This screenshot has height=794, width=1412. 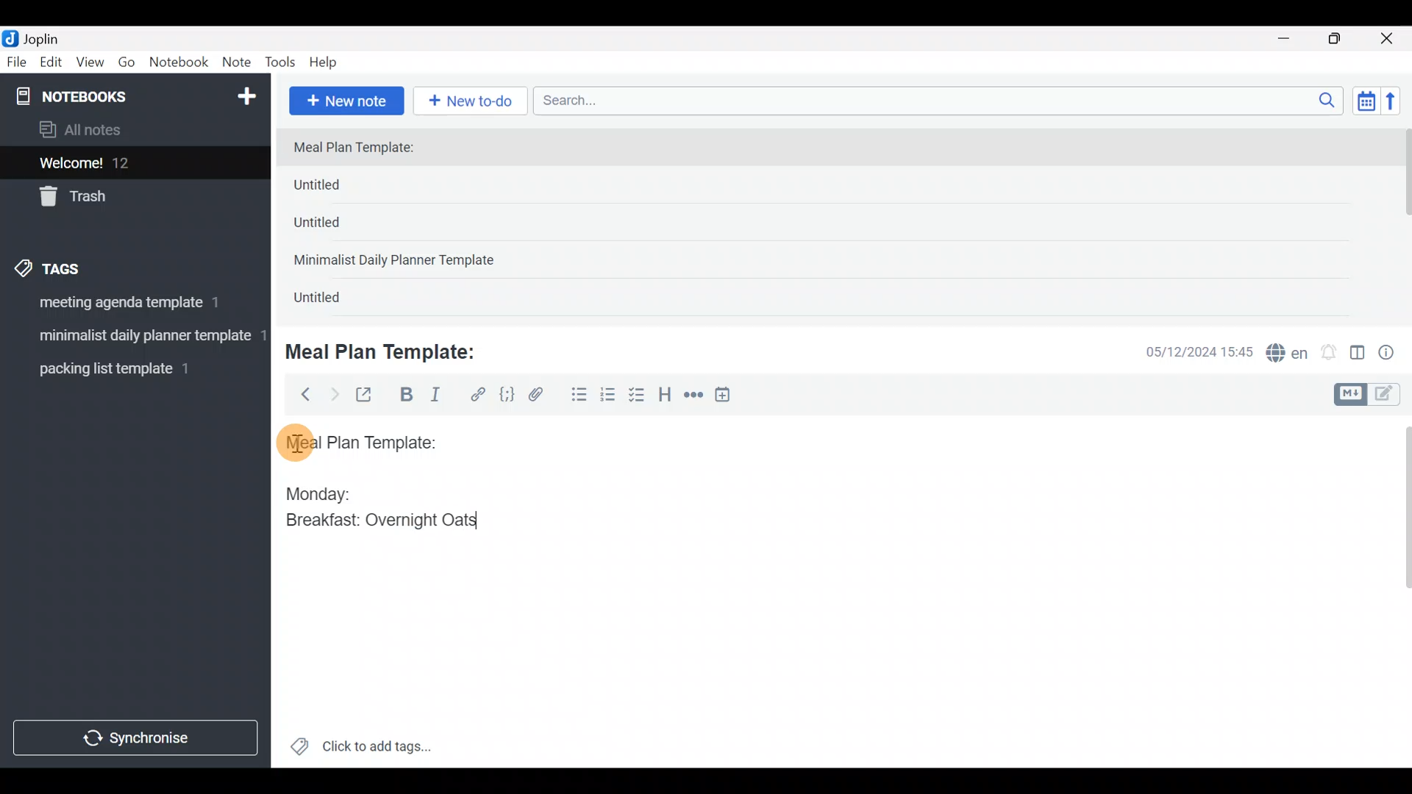 What do you see at coordinates (82, 266) in the screenshot?
I see `Tags` at bounding box center [82, 266].